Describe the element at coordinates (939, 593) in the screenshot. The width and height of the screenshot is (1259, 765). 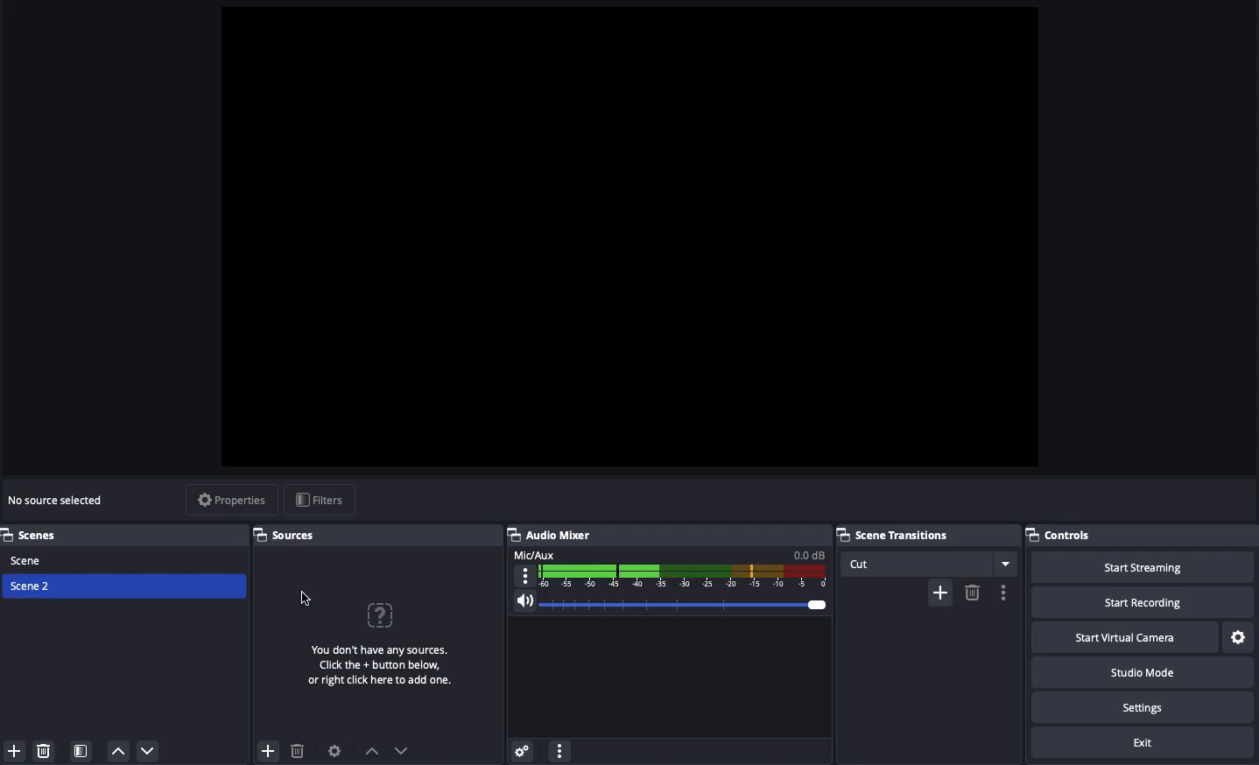
I see `add` at that location.